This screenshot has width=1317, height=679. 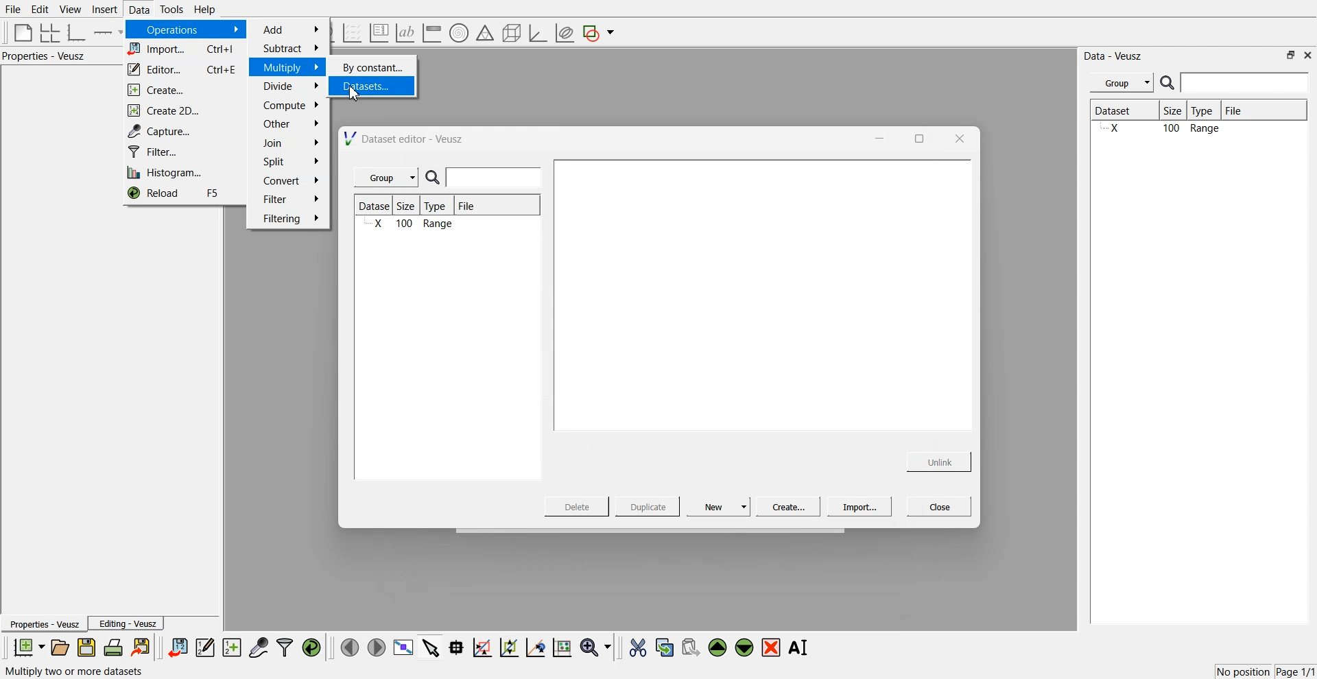 I want to click on close, so click(x=958, y=138).